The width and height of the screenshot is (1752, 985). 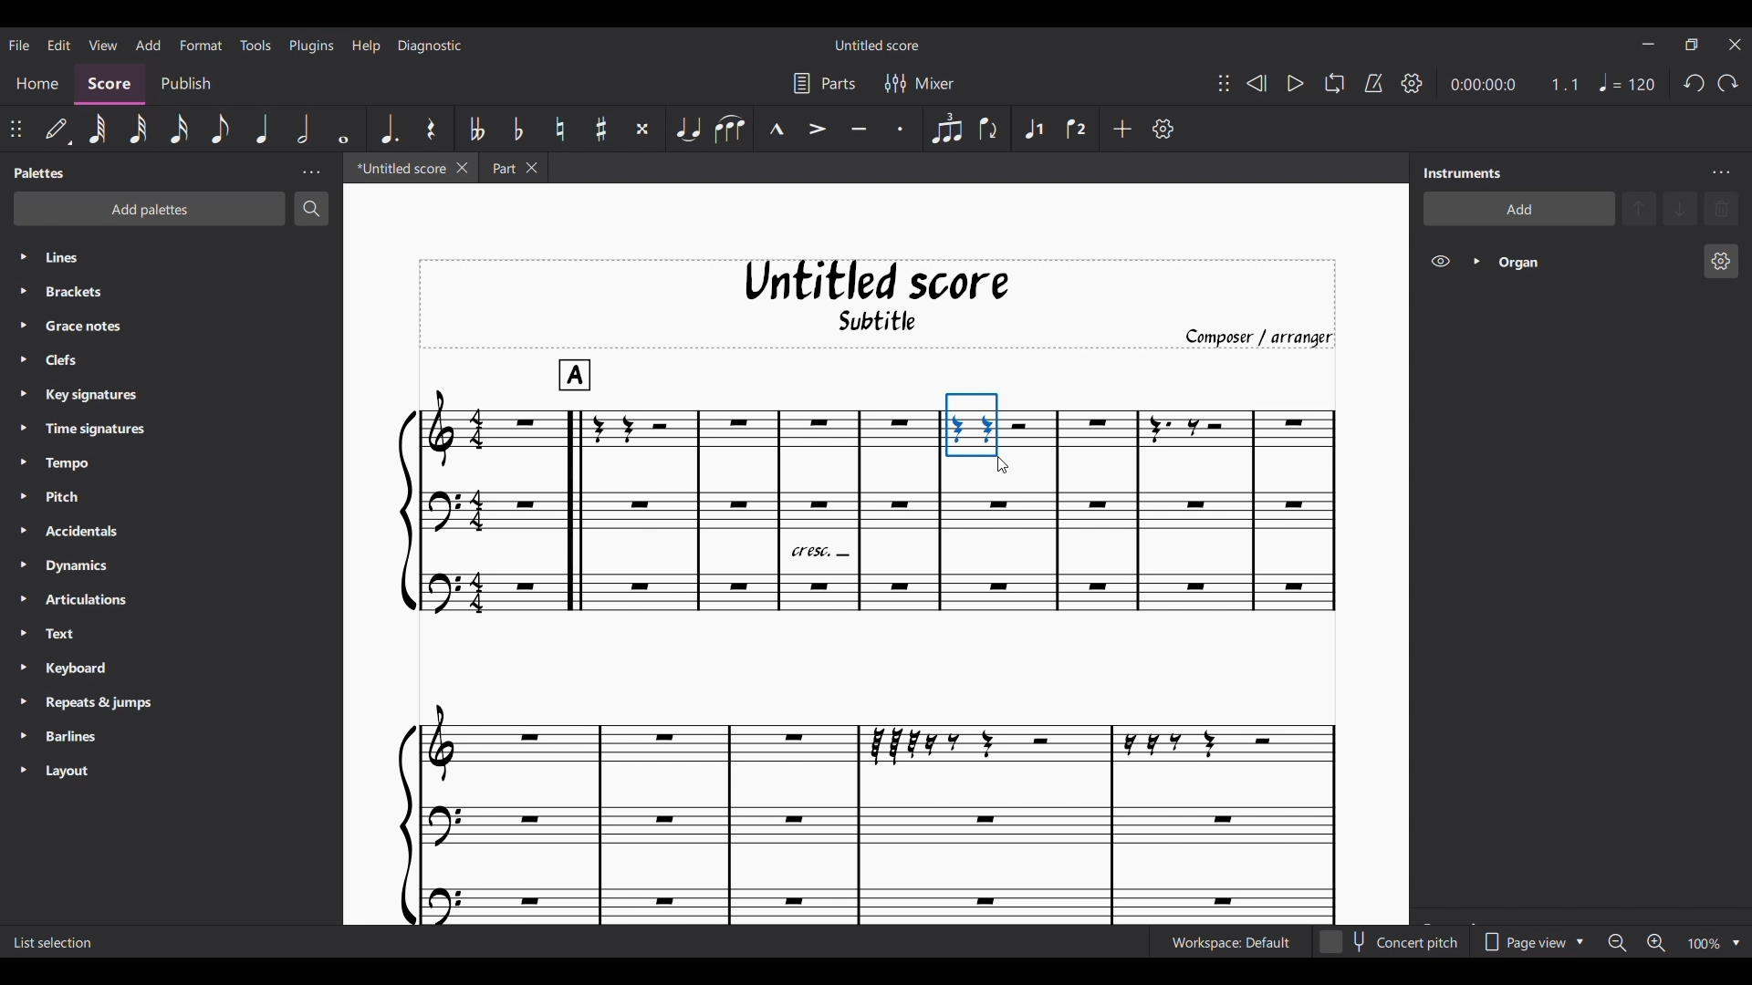 What do you see at coordinates (1680, 209) in the screenshot?
I see `Move selection down` at bounding box center [1680, 209].